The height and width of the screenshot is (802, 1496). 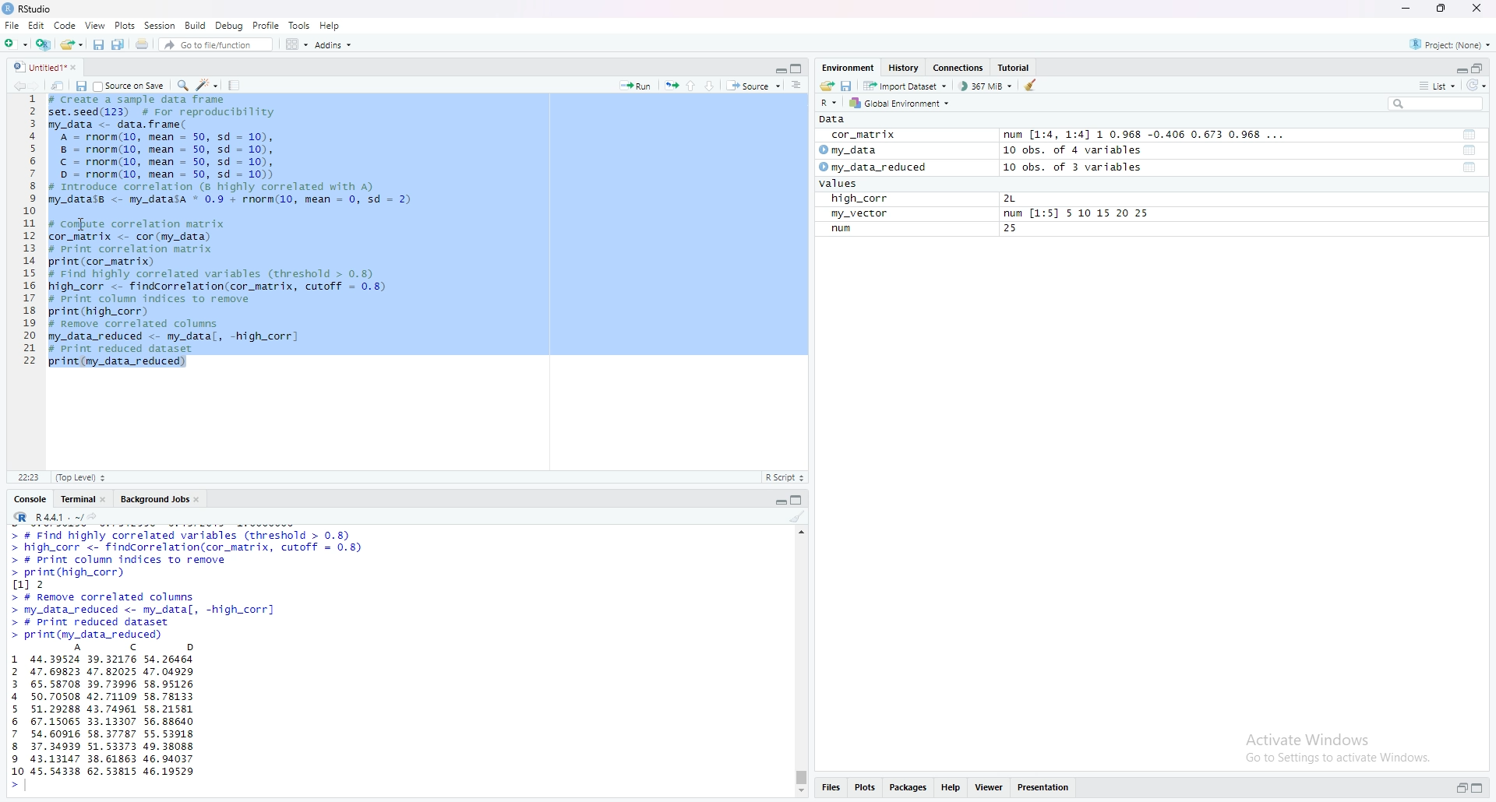 What do you see at coordinates (17, 86) in the screenshot?
I see `backward` at bounding box center [17, 86].